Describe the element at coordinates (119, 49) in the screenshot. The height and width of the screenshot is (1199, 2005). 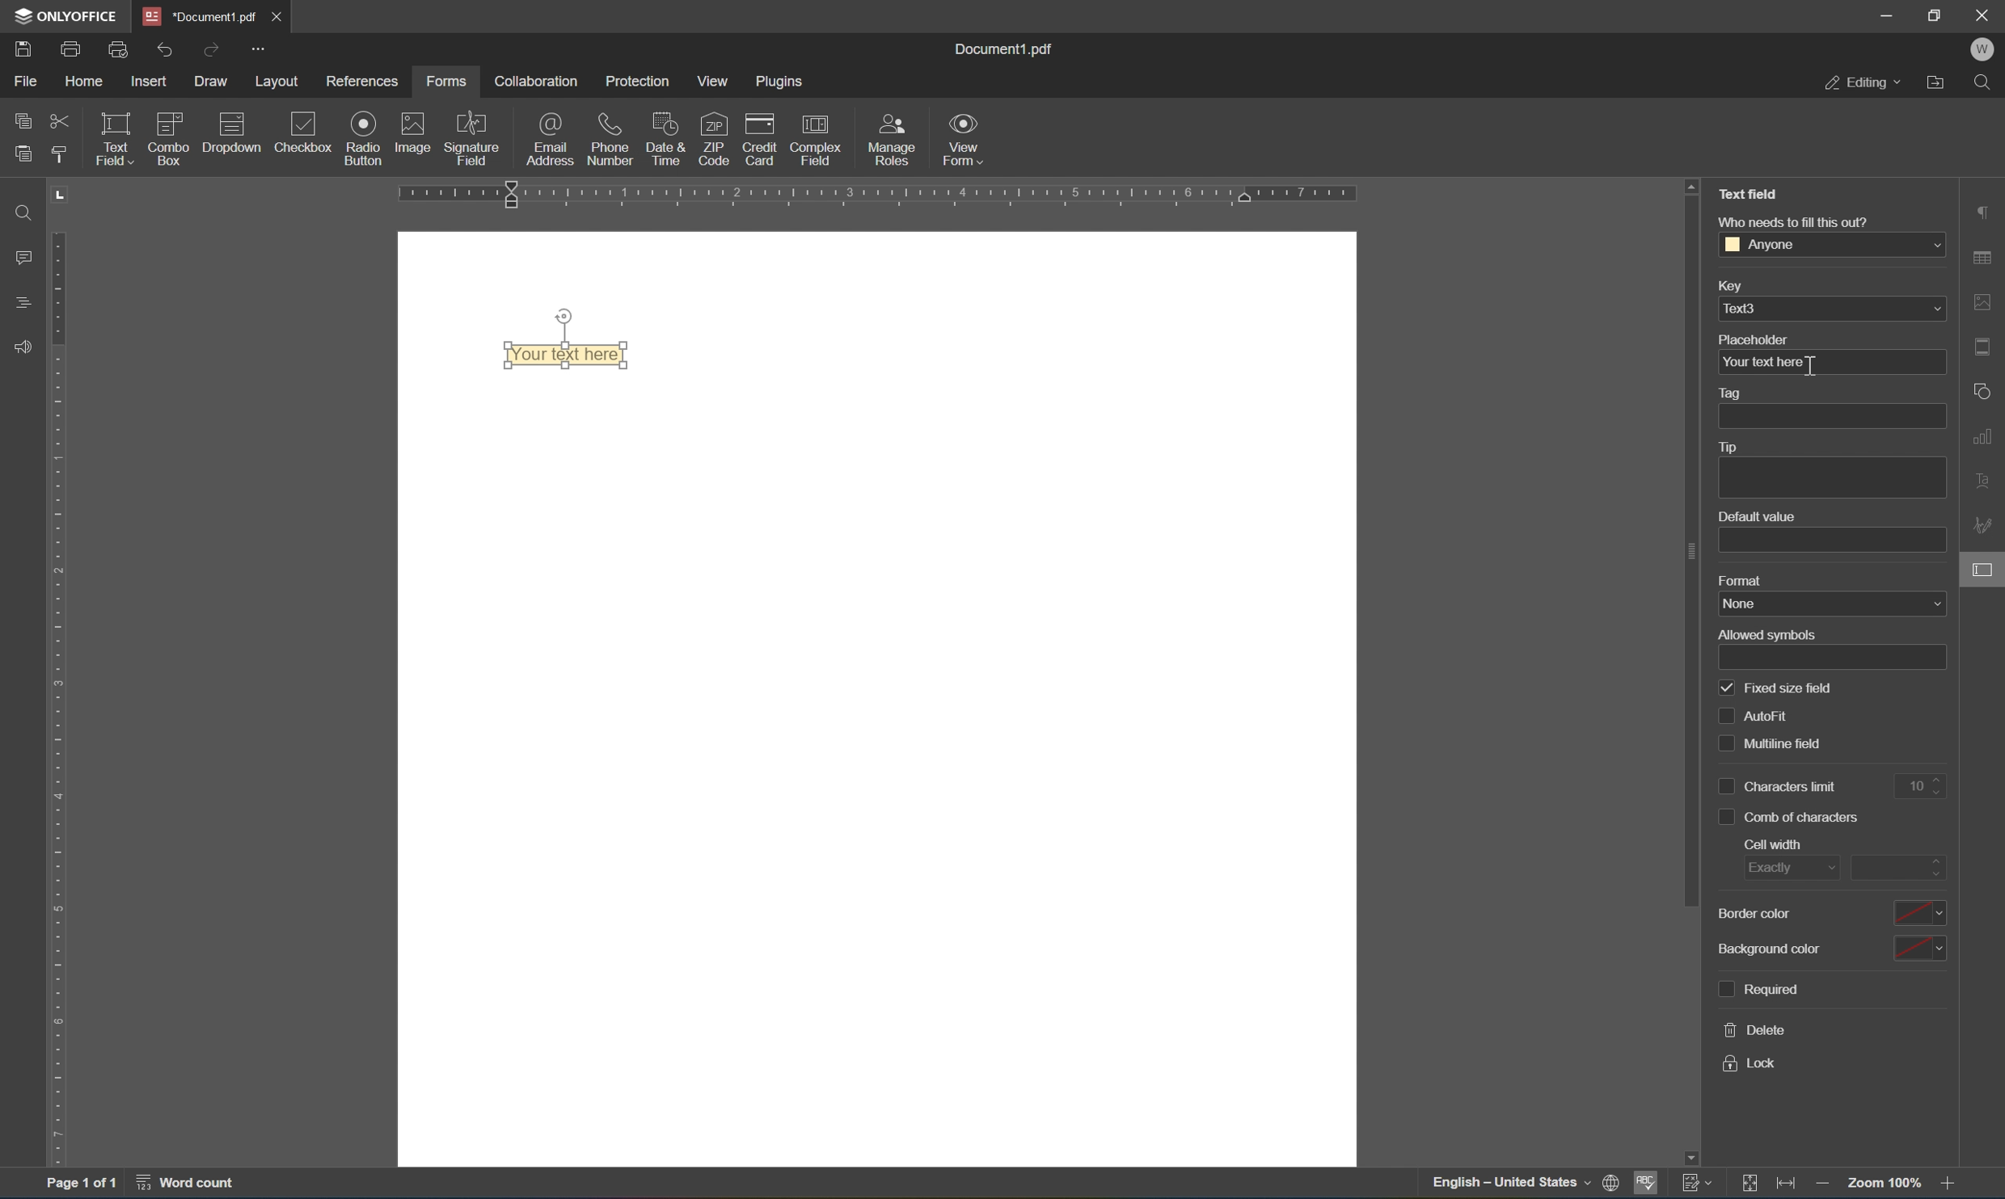
I see `quick print` at that location.